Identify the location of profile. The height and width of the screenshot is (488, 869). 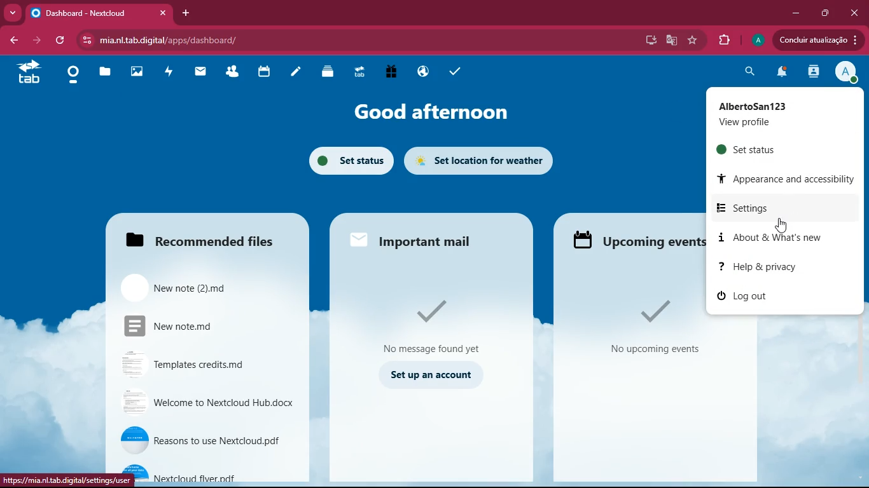
(758, 41).